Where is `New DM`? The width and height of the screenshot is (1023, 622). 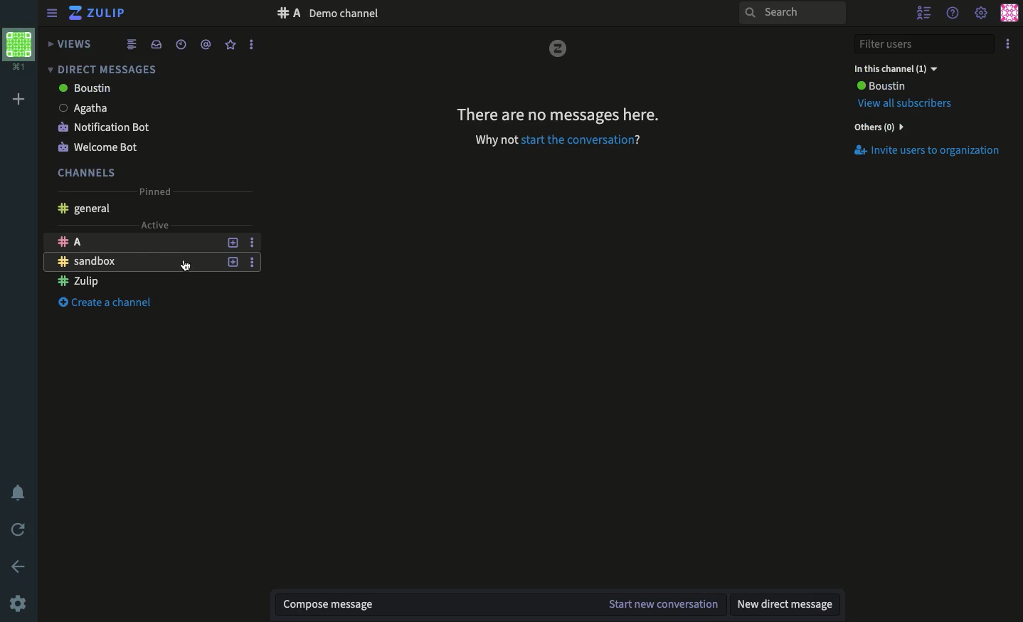 New DM is located at coordinates (788, 603).